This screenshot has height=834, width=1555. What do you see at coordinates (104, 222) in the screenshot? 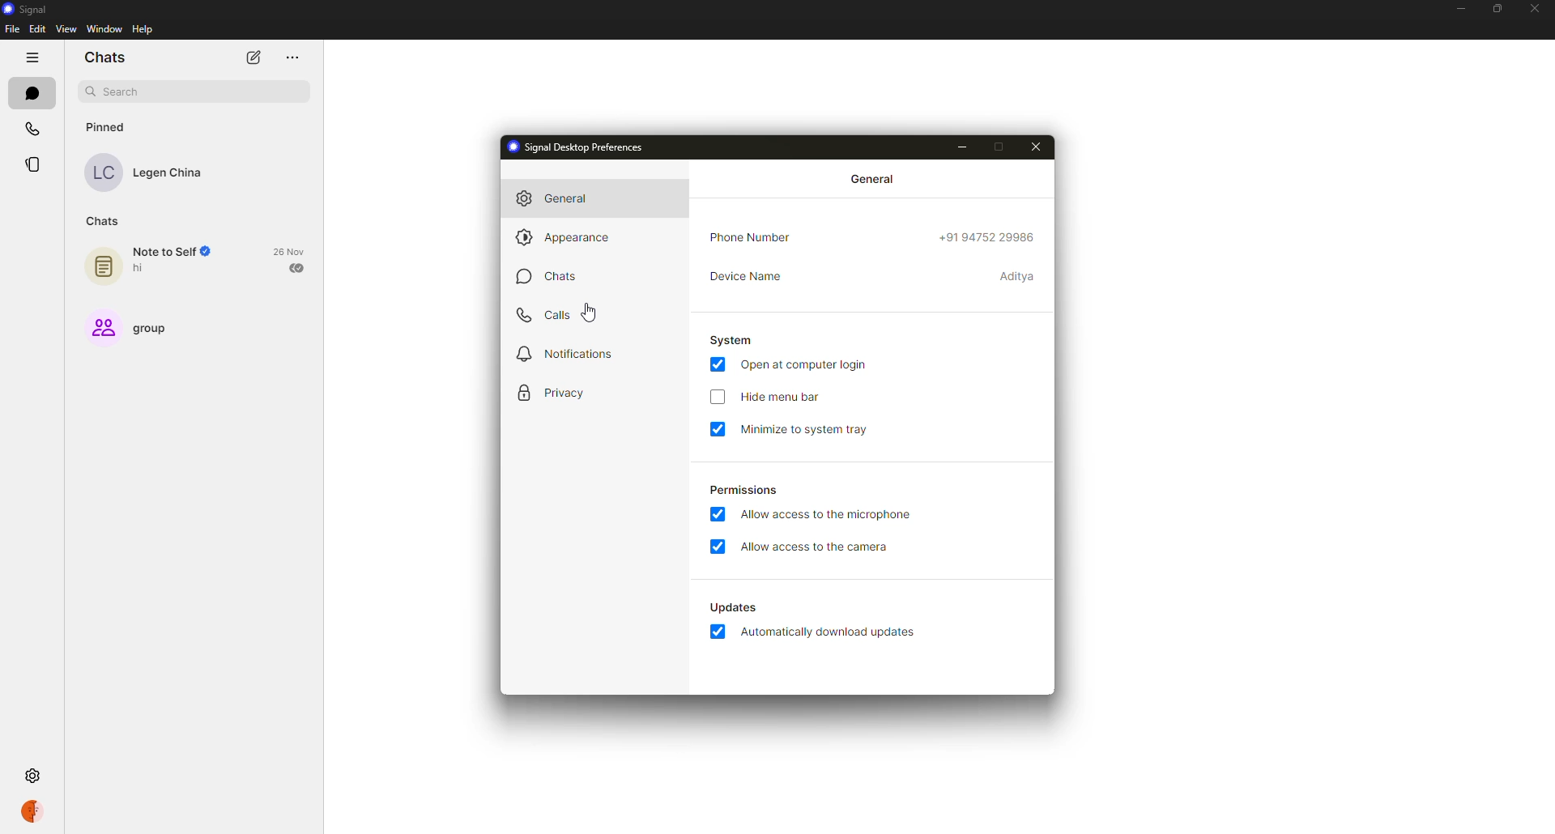
I see `chats` at bounding box center [104, 222].